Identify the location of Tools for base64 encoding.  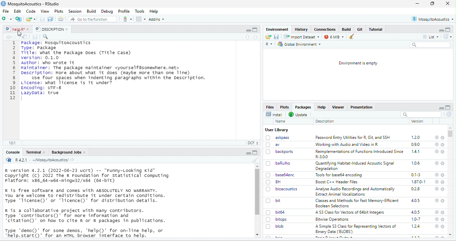
(340, 175).